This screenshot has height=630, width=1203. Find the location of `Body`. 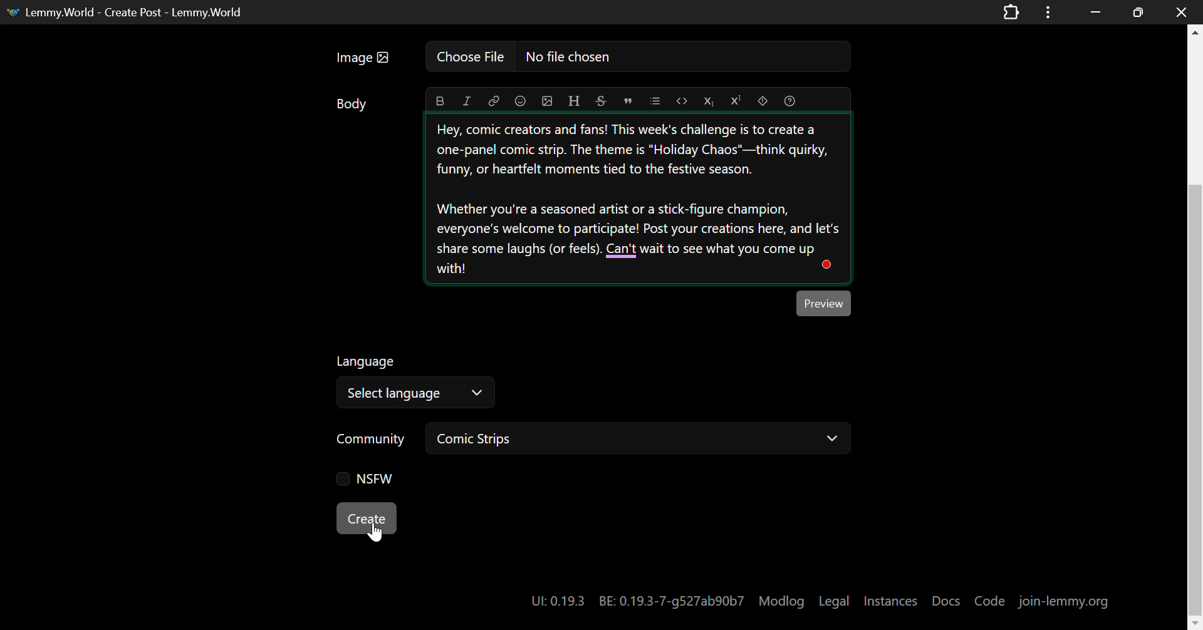

Body is located at coordinates (353, 106).